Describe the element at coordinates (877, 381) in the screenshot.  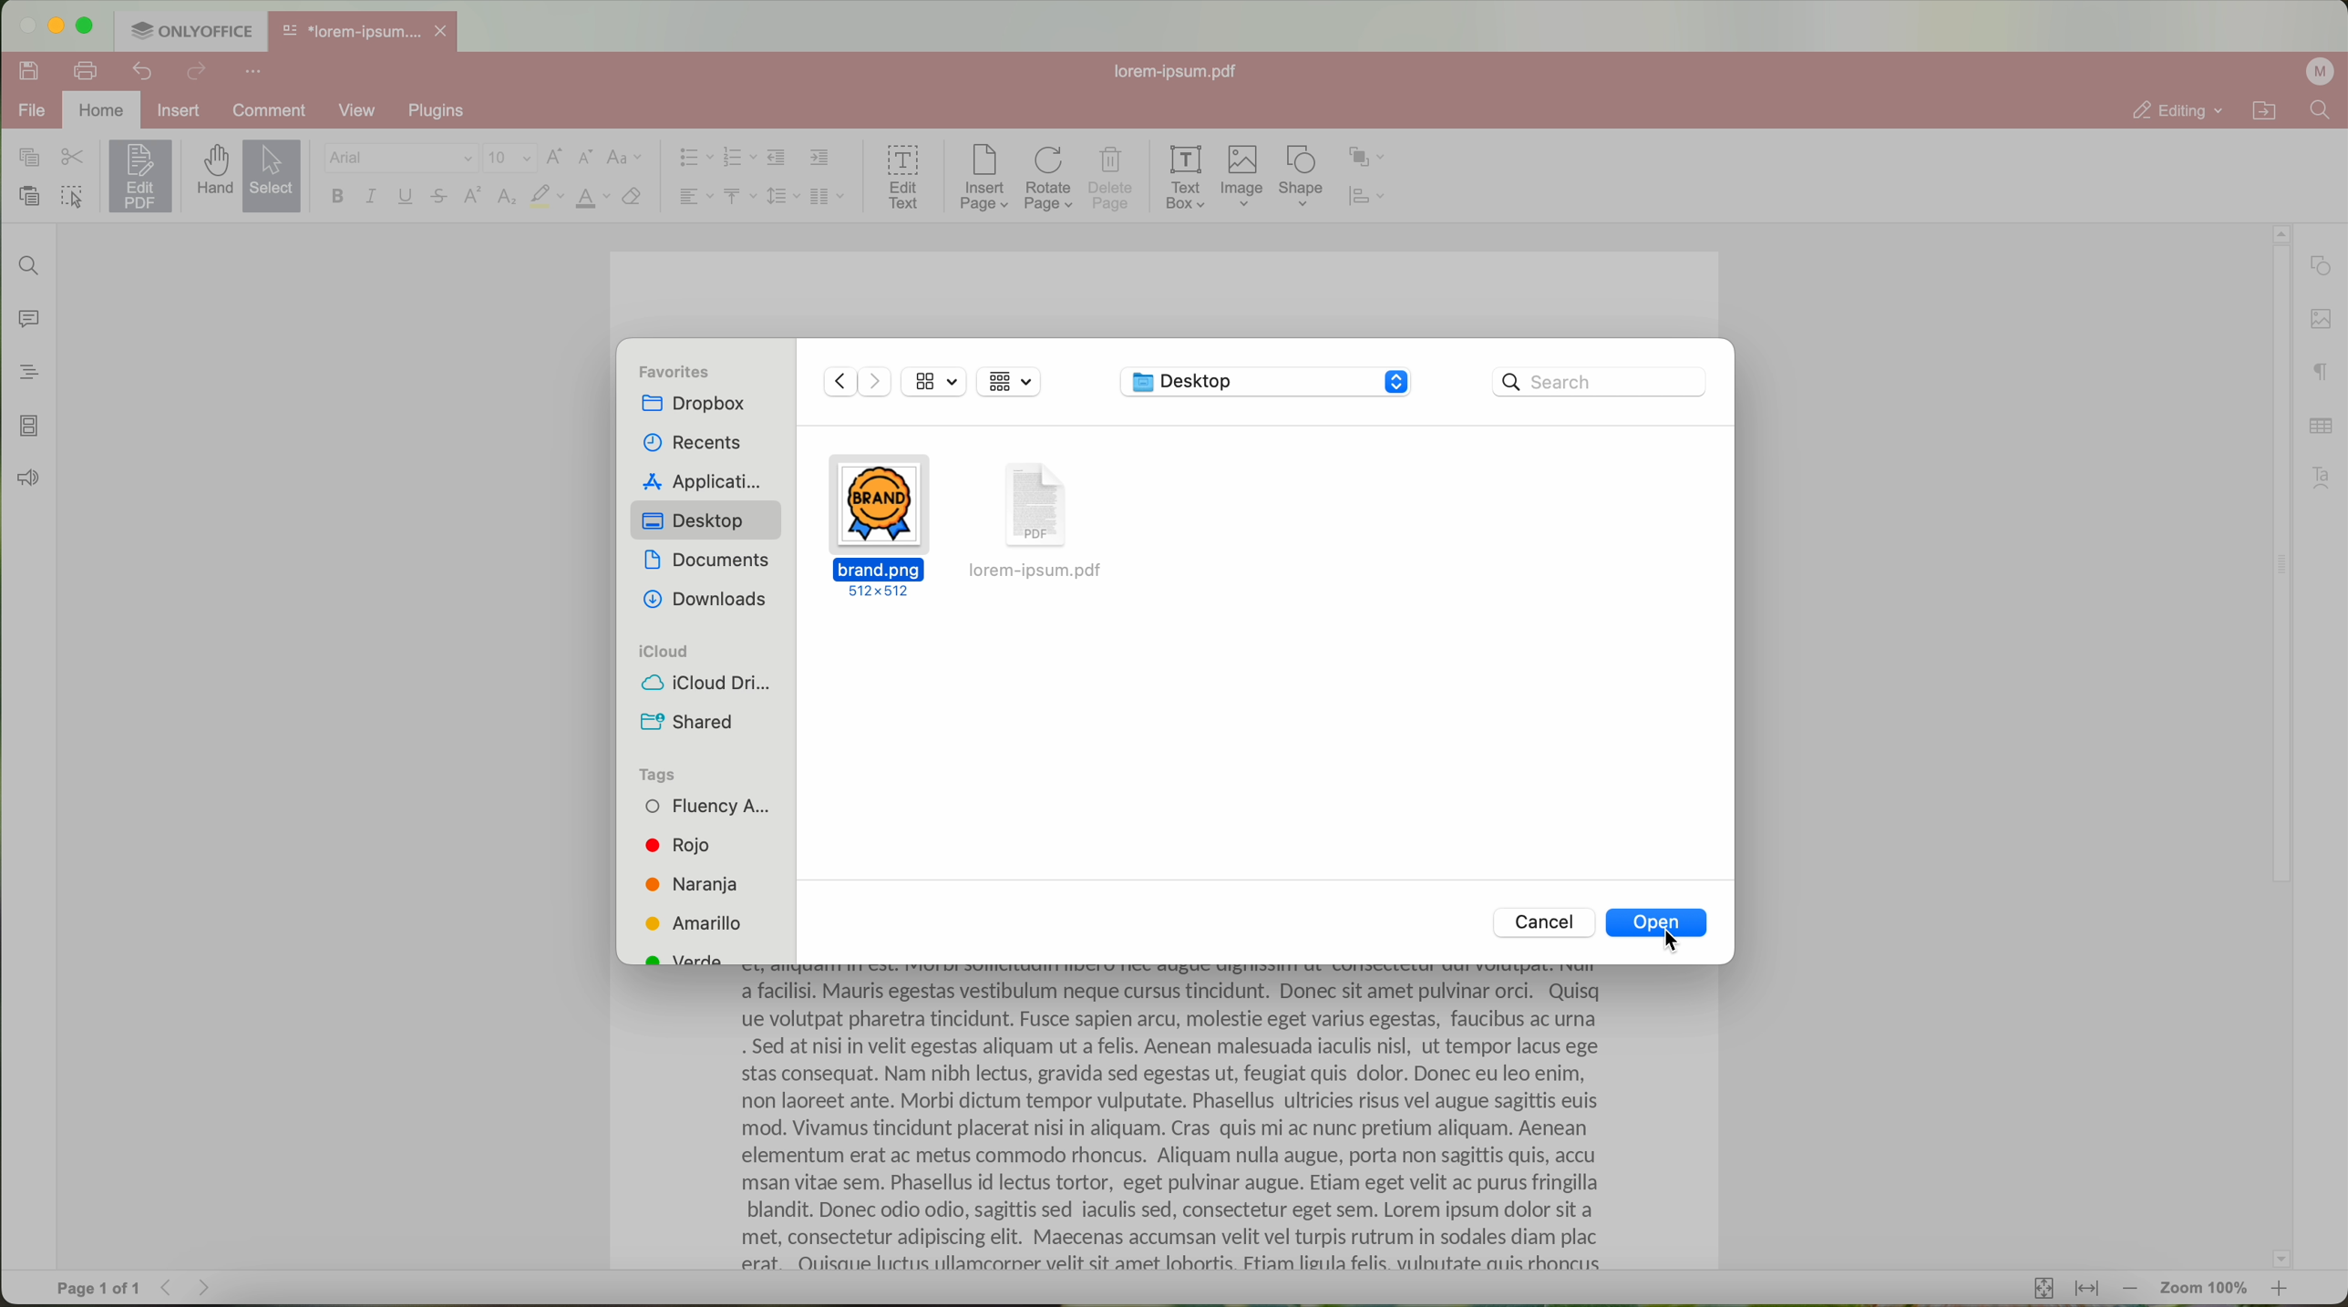
I see `Forward` at that location.